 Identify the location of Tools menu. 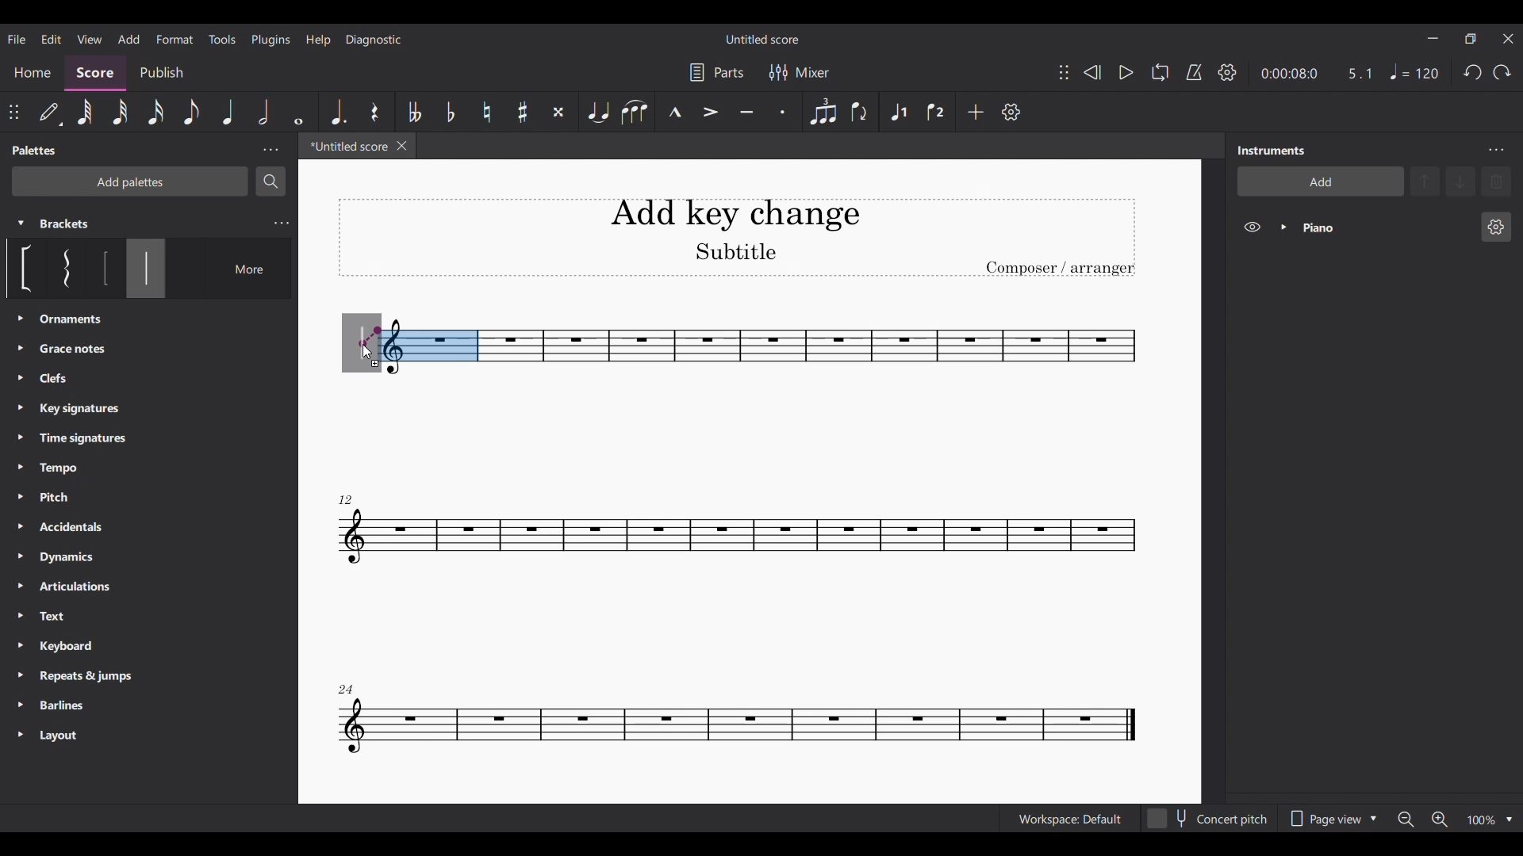
(221, 40).